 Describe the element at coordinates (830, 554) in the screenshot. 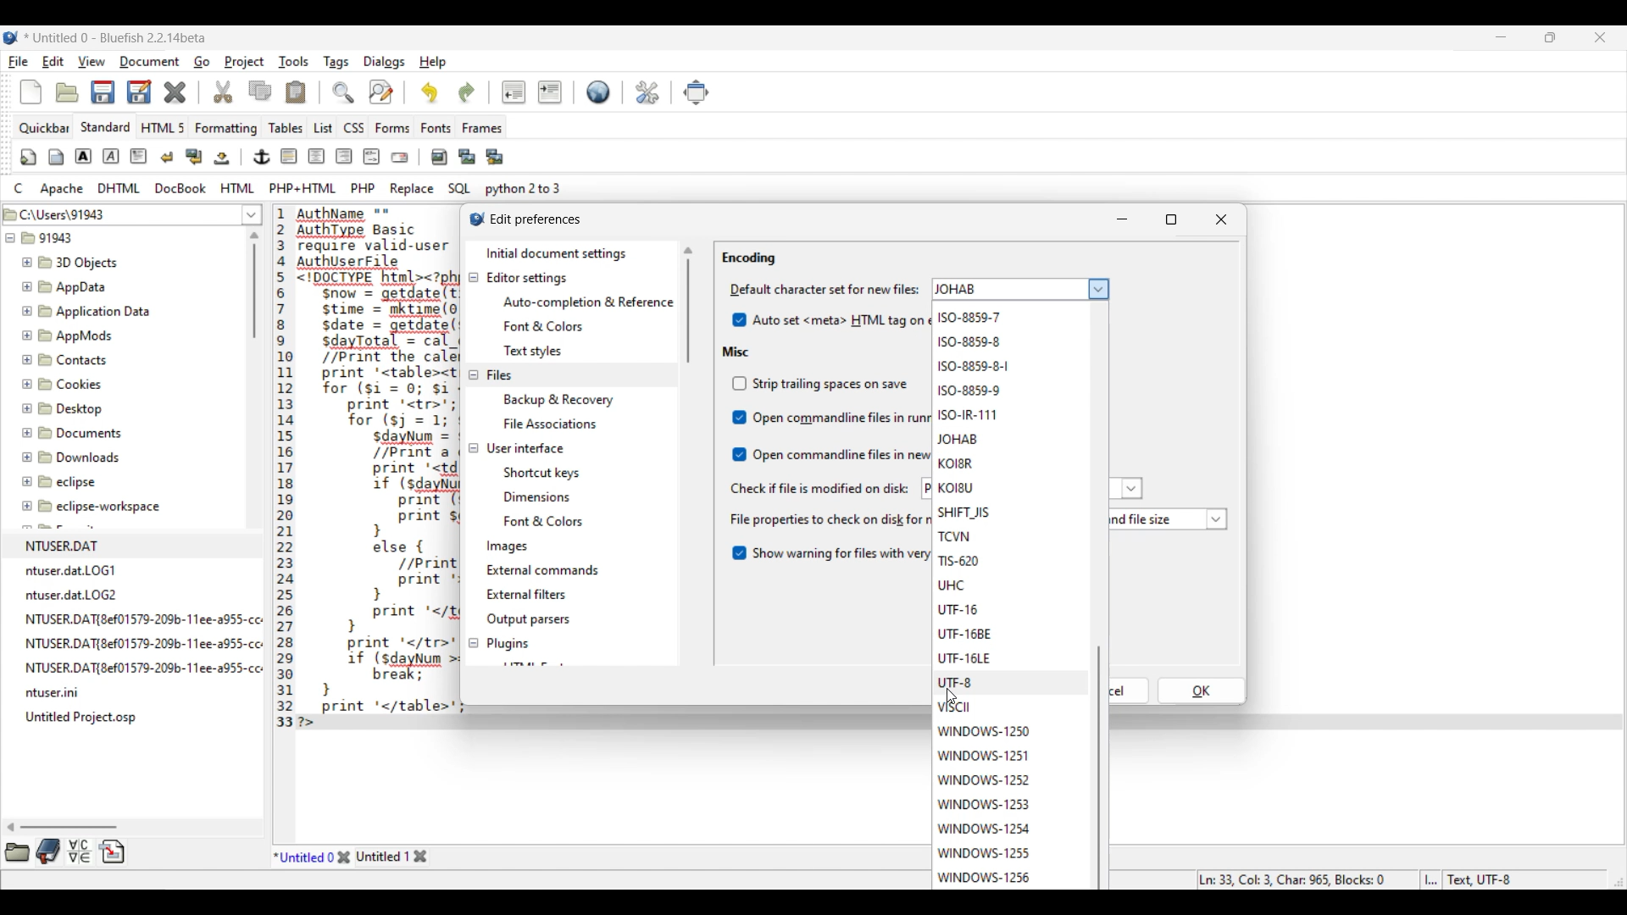

I see `Toggle for warning about long files` at that location.